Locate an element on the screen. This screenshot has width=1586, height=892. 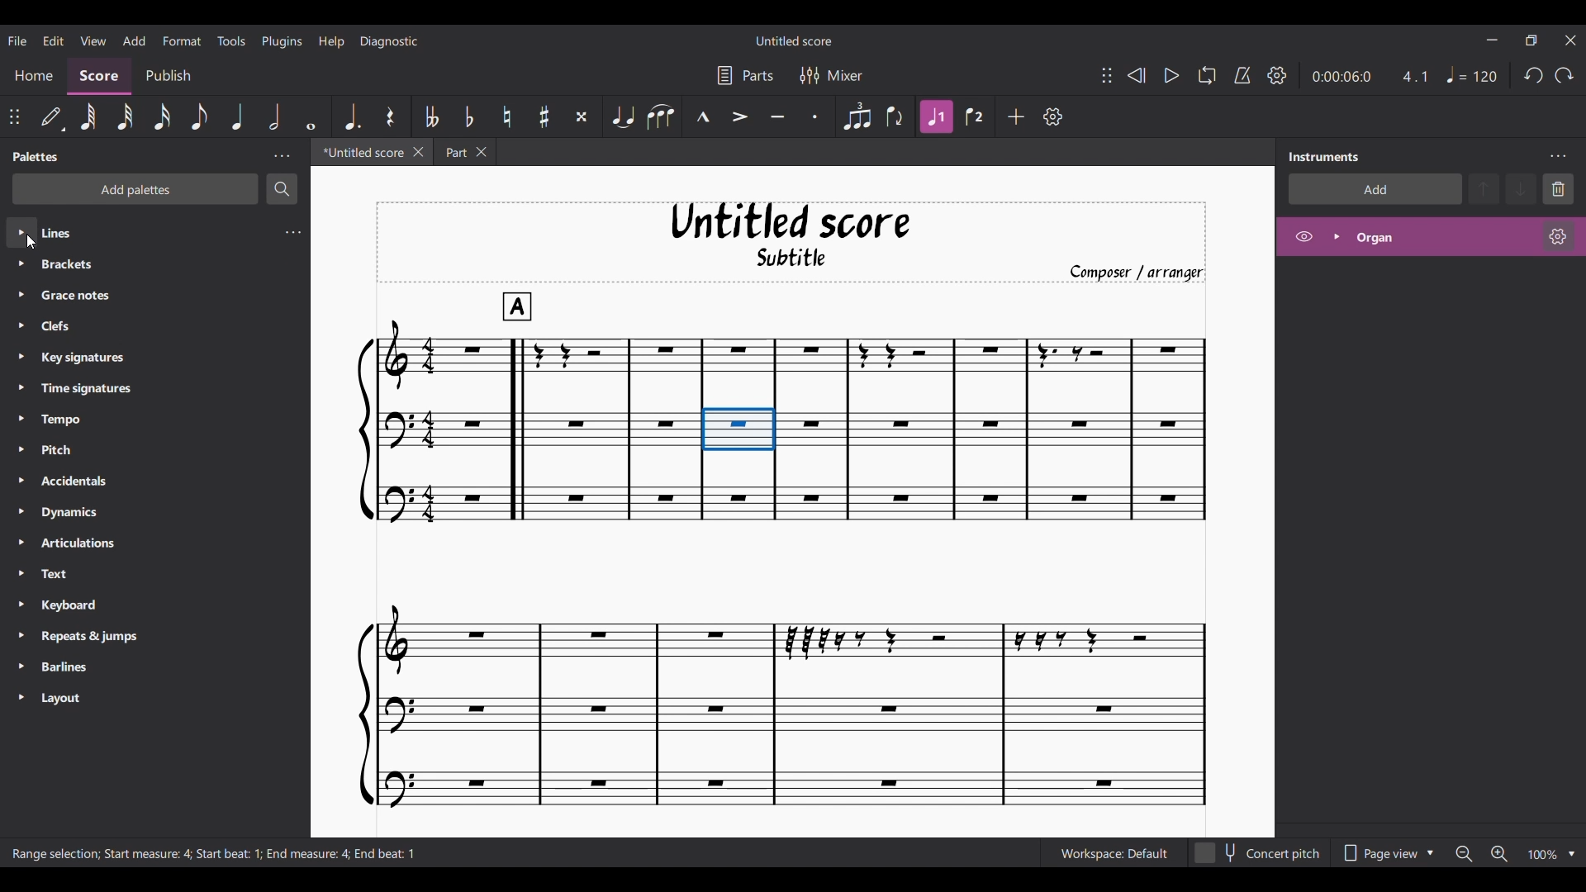
Highlighted after current selection is located at coordinates (937, 117).